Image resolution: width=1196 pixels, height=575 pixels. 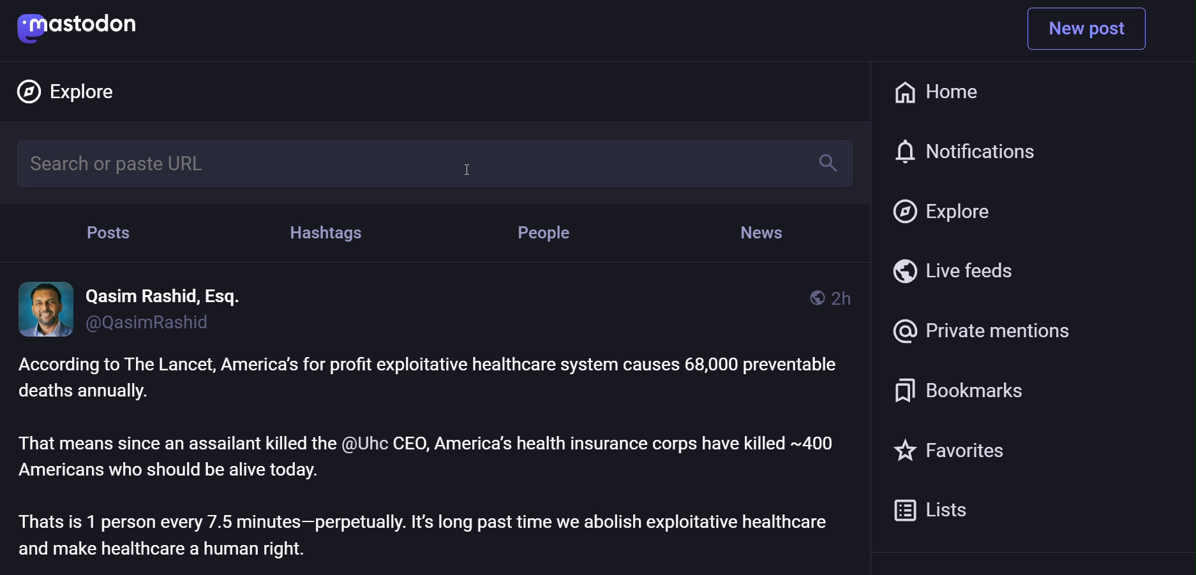 I want to click on hashtag, so click(x=327, y=233).